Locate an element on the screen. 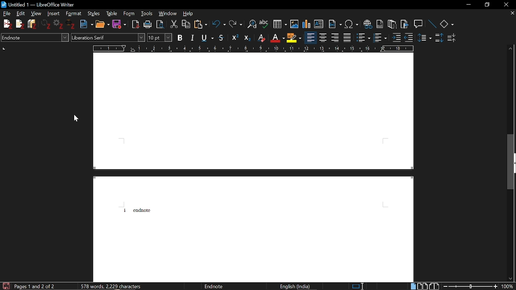 This screenshot has height=290, width=516. english (india) is located at coordinates (291, 286).